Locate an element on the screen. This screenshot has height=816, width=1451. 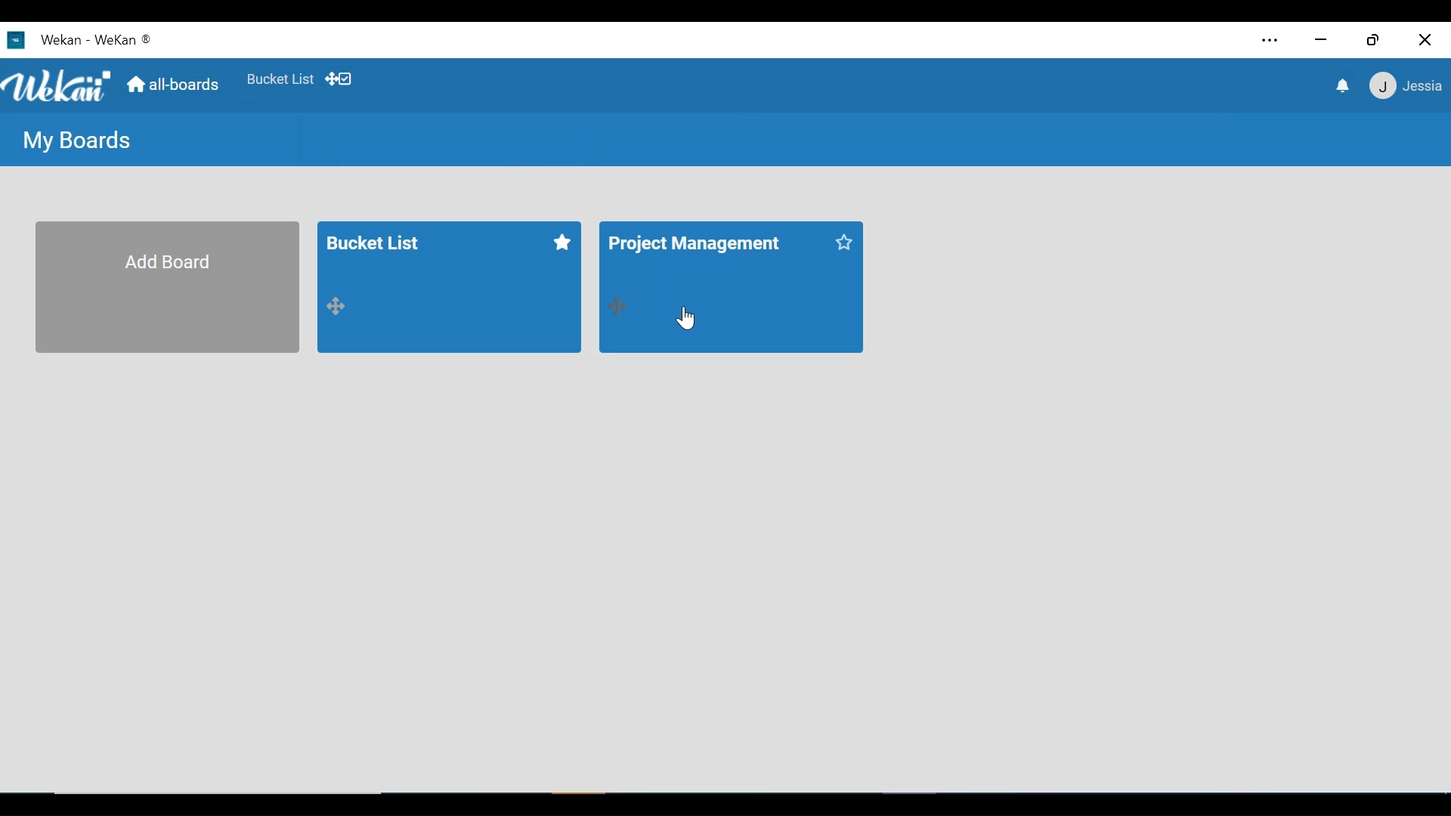
Wekan licon is located at coordinates (15, 41).